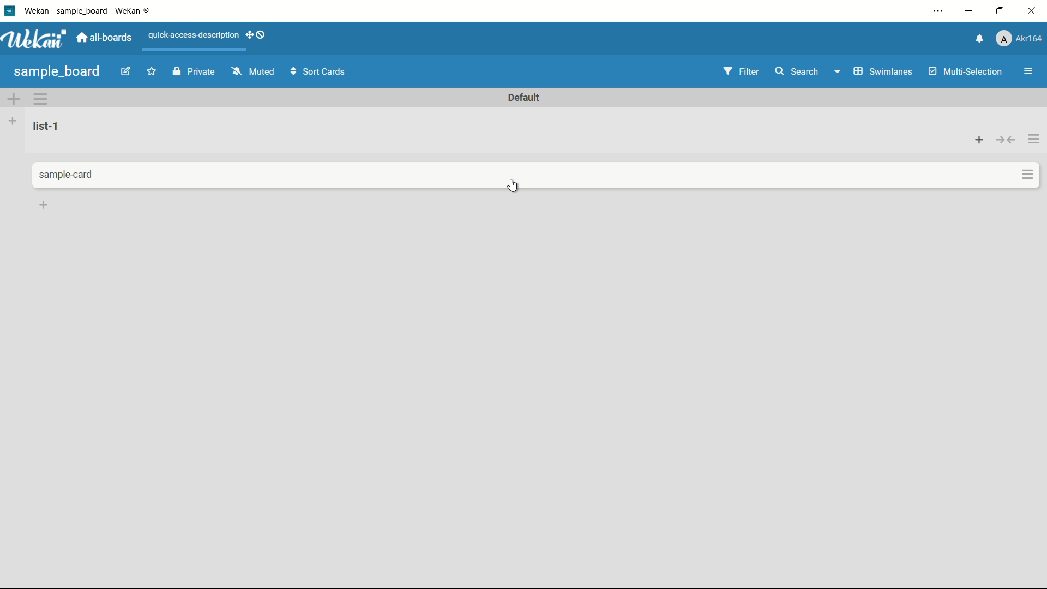 This screenshot has height=589, width=1047. Describe the element at coordinates (153, 73) in the screenshot. I see `star` at that location.